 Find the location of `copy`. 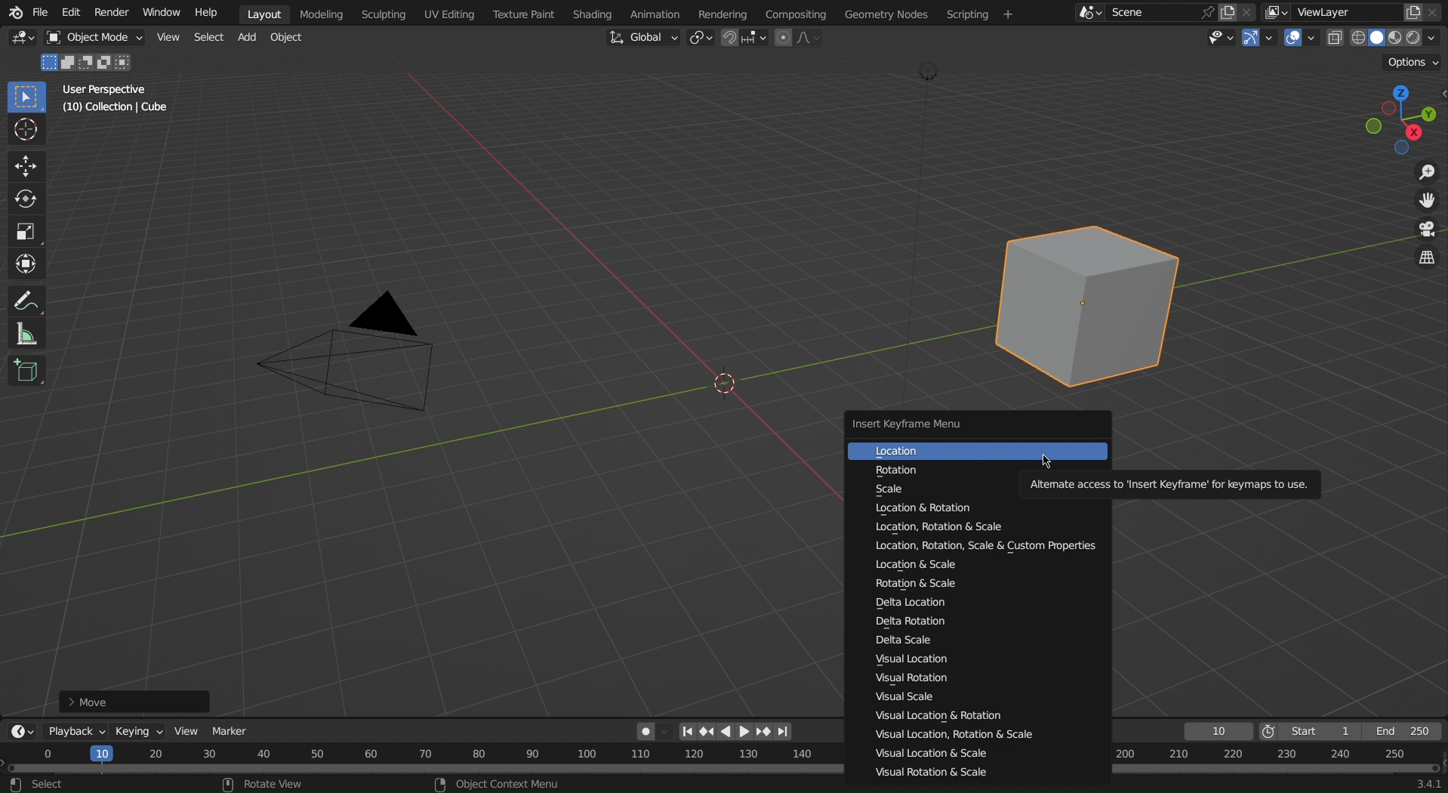

copy is located at coordinates (1413, 11).